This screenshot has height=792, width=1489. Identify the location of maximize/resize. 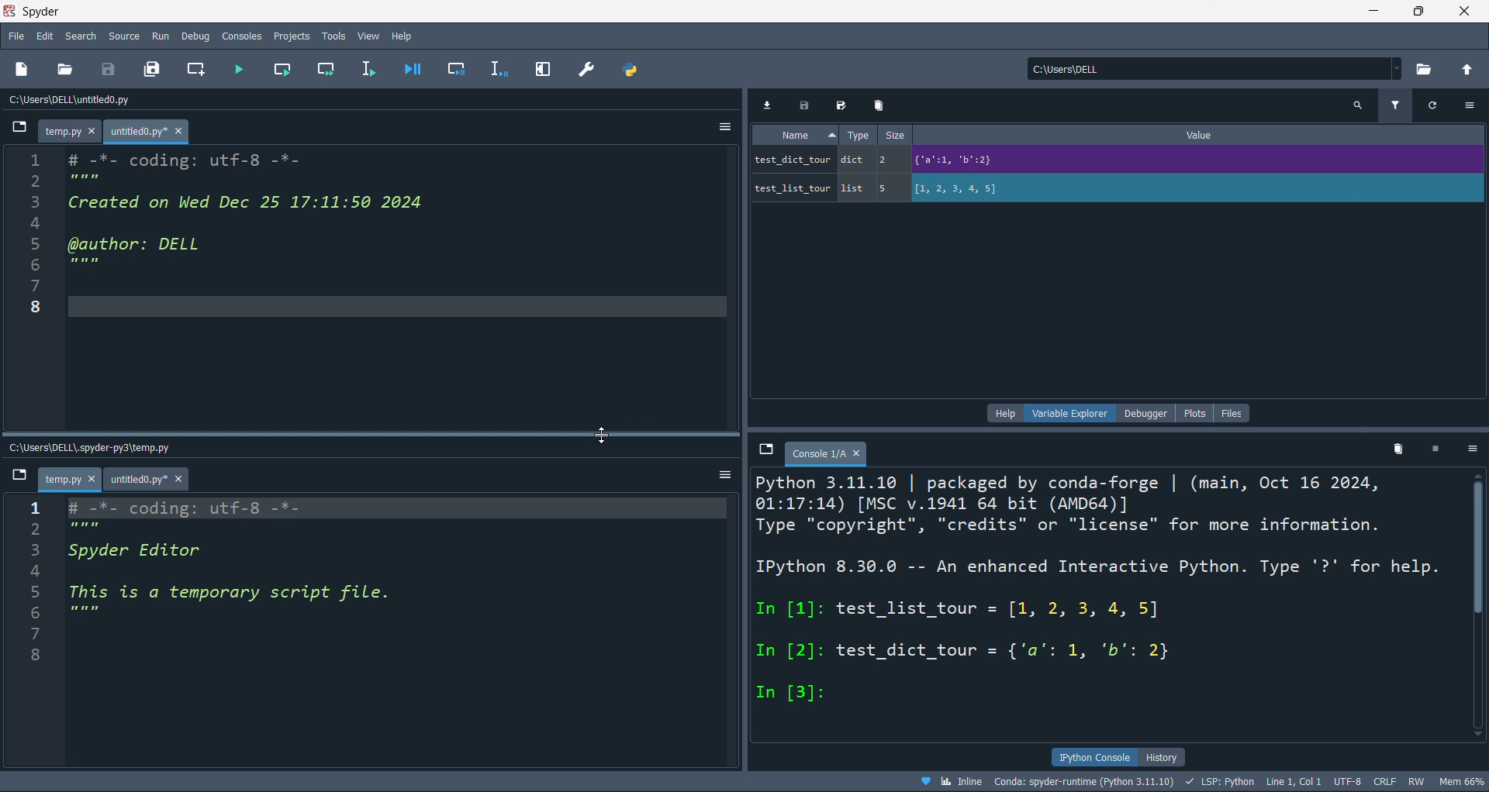
(1419, 12).